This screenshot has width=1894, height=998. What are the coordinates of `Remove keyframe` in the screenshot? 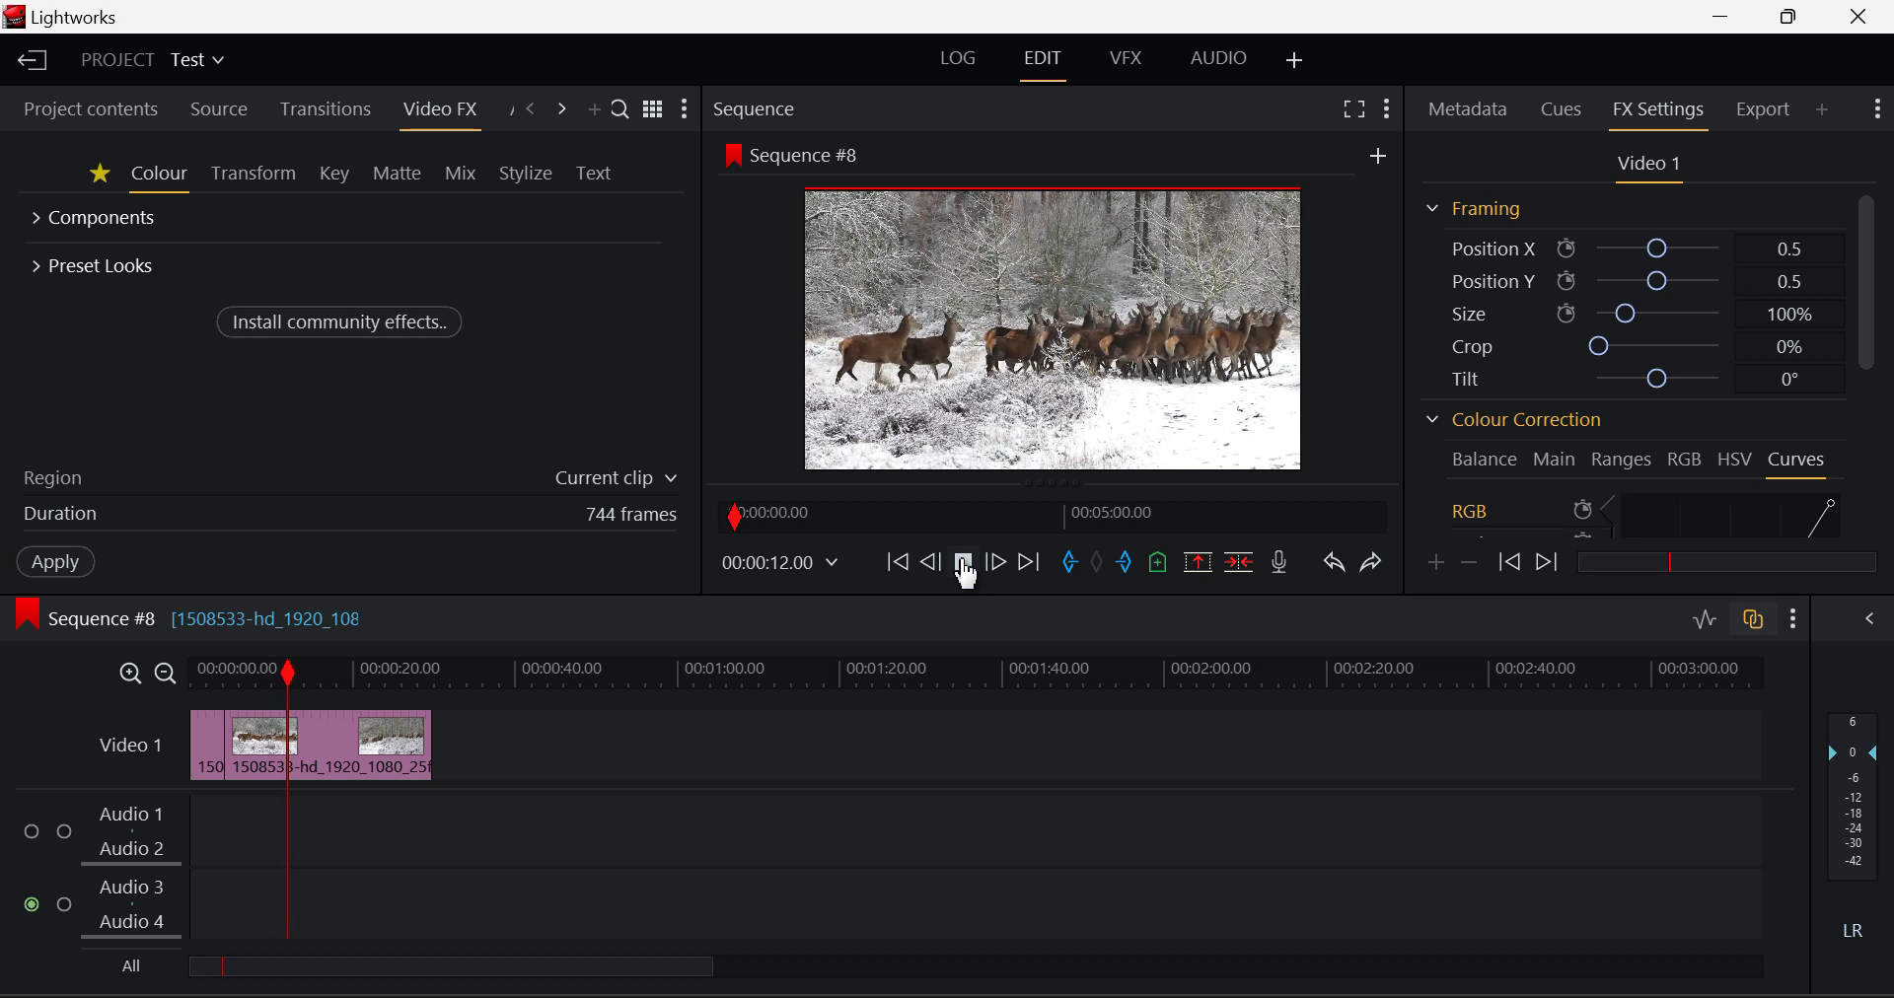 It's located at (1470, 563).